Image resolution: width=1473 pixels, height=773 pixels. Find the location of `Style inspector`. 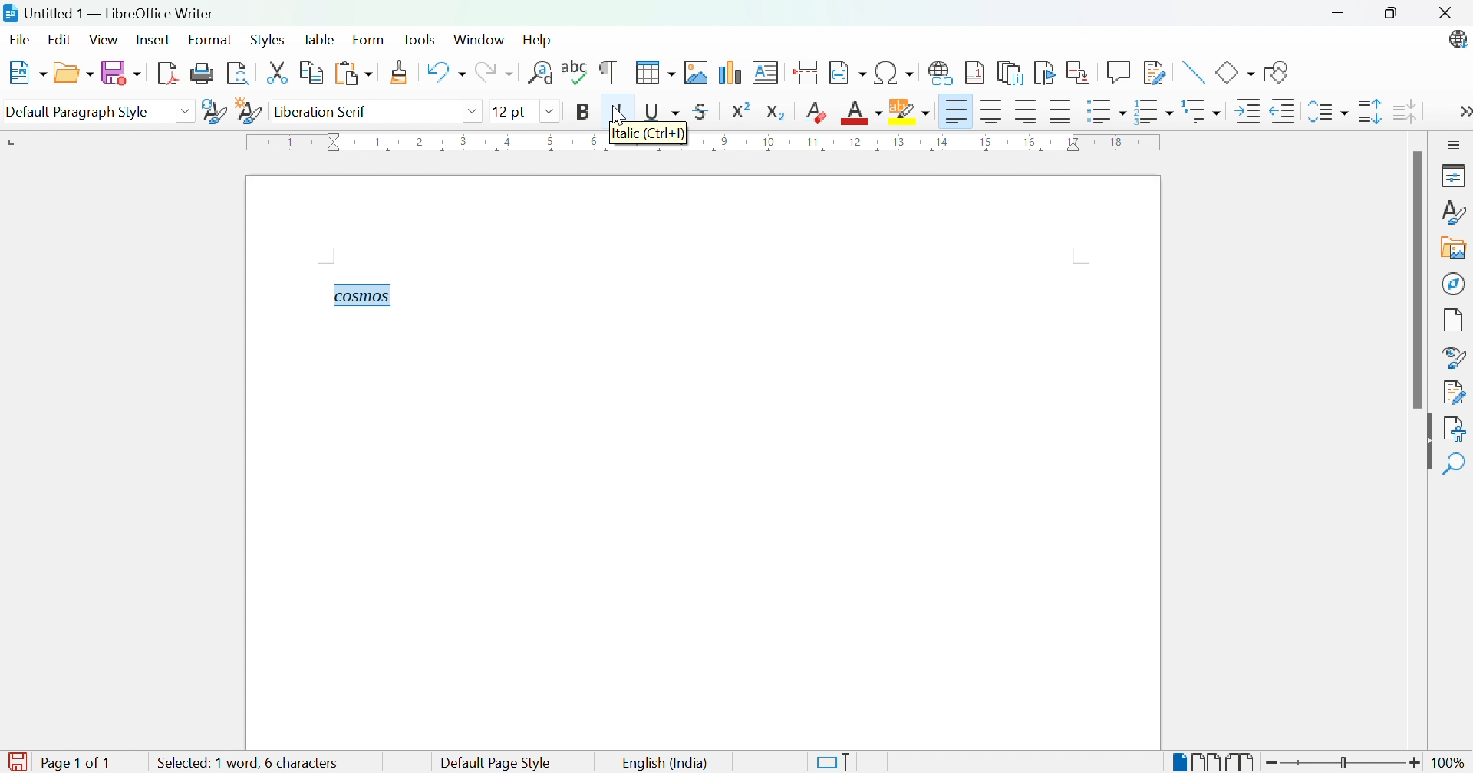

Style inspector is located at coordinates (1451, 358).